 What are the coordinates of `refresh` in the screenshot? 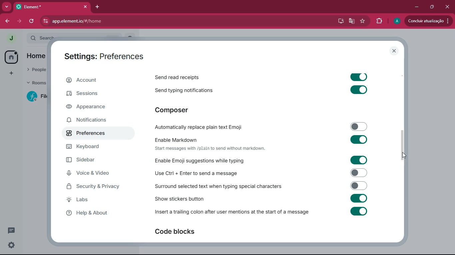 It's located at (34, 21).